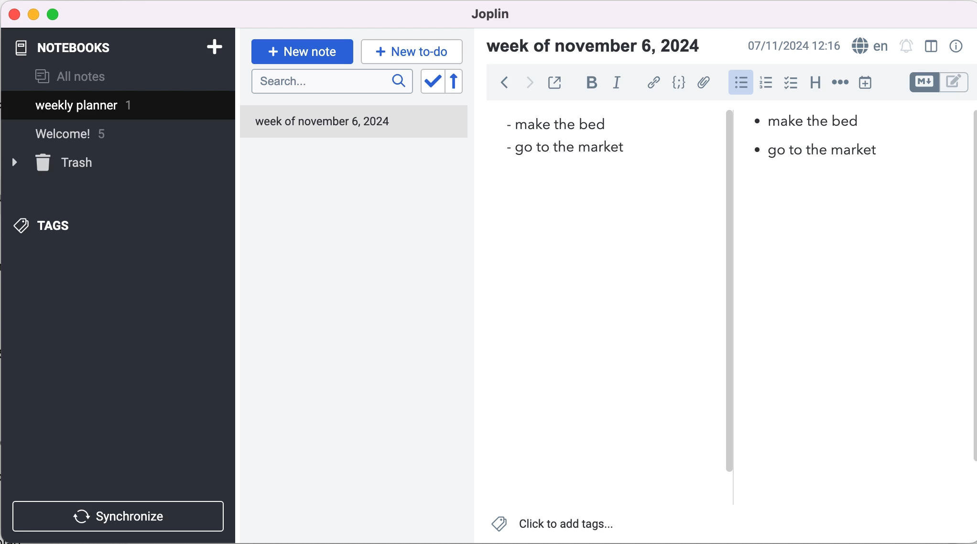 The width and height of the screenshot is (977, 544). Describe the element at coordinates (302, 51) in the screenshot. I see `new note` at that location.